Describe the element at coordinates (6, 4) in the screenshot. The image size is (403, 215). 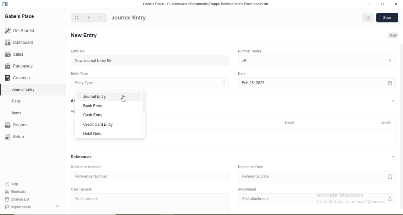
I see `logo` at that location.